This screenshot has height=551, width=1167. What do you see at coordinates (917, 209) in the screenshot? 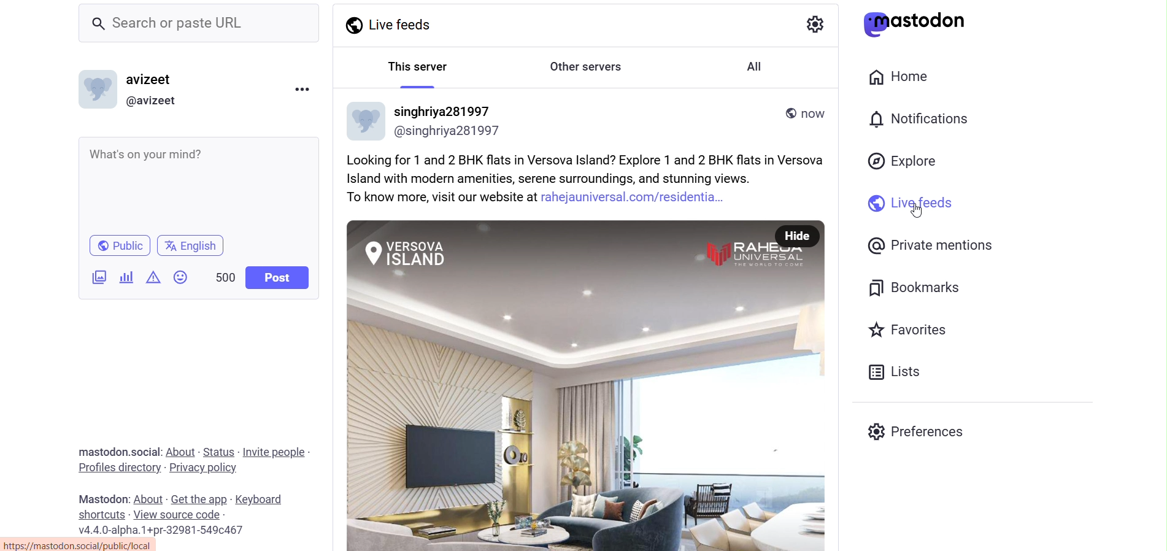
I see `Cursor` at bounding box center [917, 209].